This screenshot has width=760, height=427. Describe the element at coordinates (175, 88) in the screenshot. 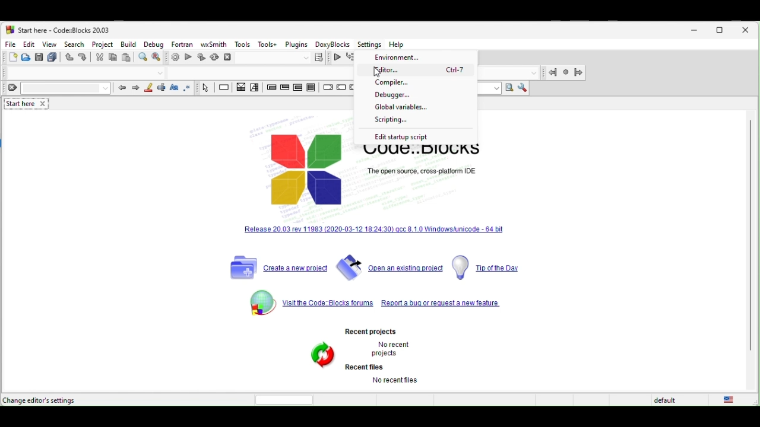

I see `match case` at that location.